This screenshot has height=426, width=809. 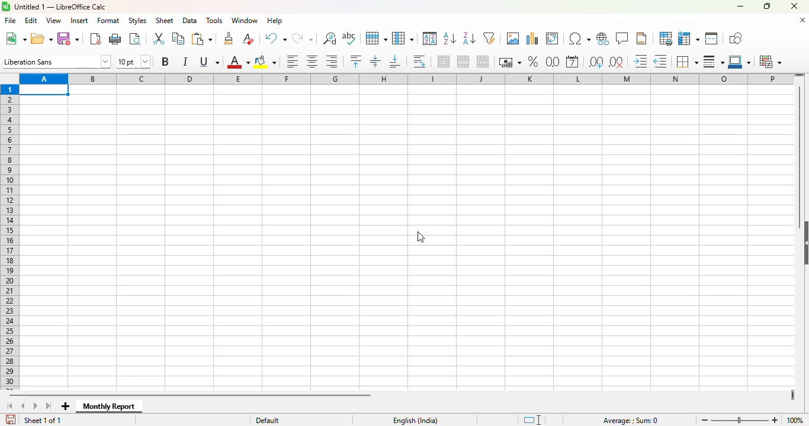 I want to click on decrease indent, so click(x=660, y=61).